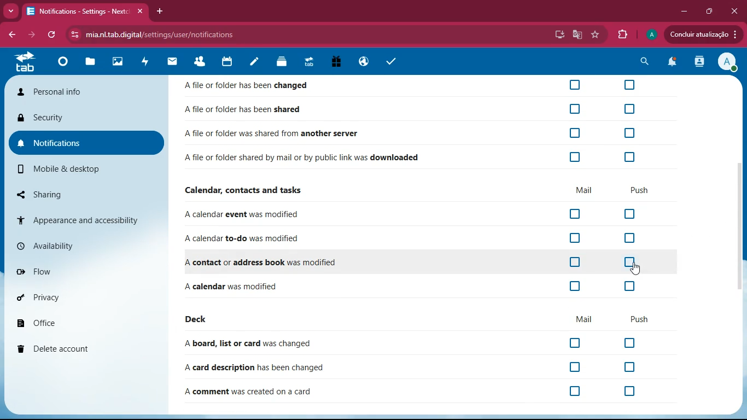 Image resolution: width=747 pixels, height=420 pixels. What do you see at coordinates (11, 10) in the screenshot?
I see `more` at bounding box center [11, 10].